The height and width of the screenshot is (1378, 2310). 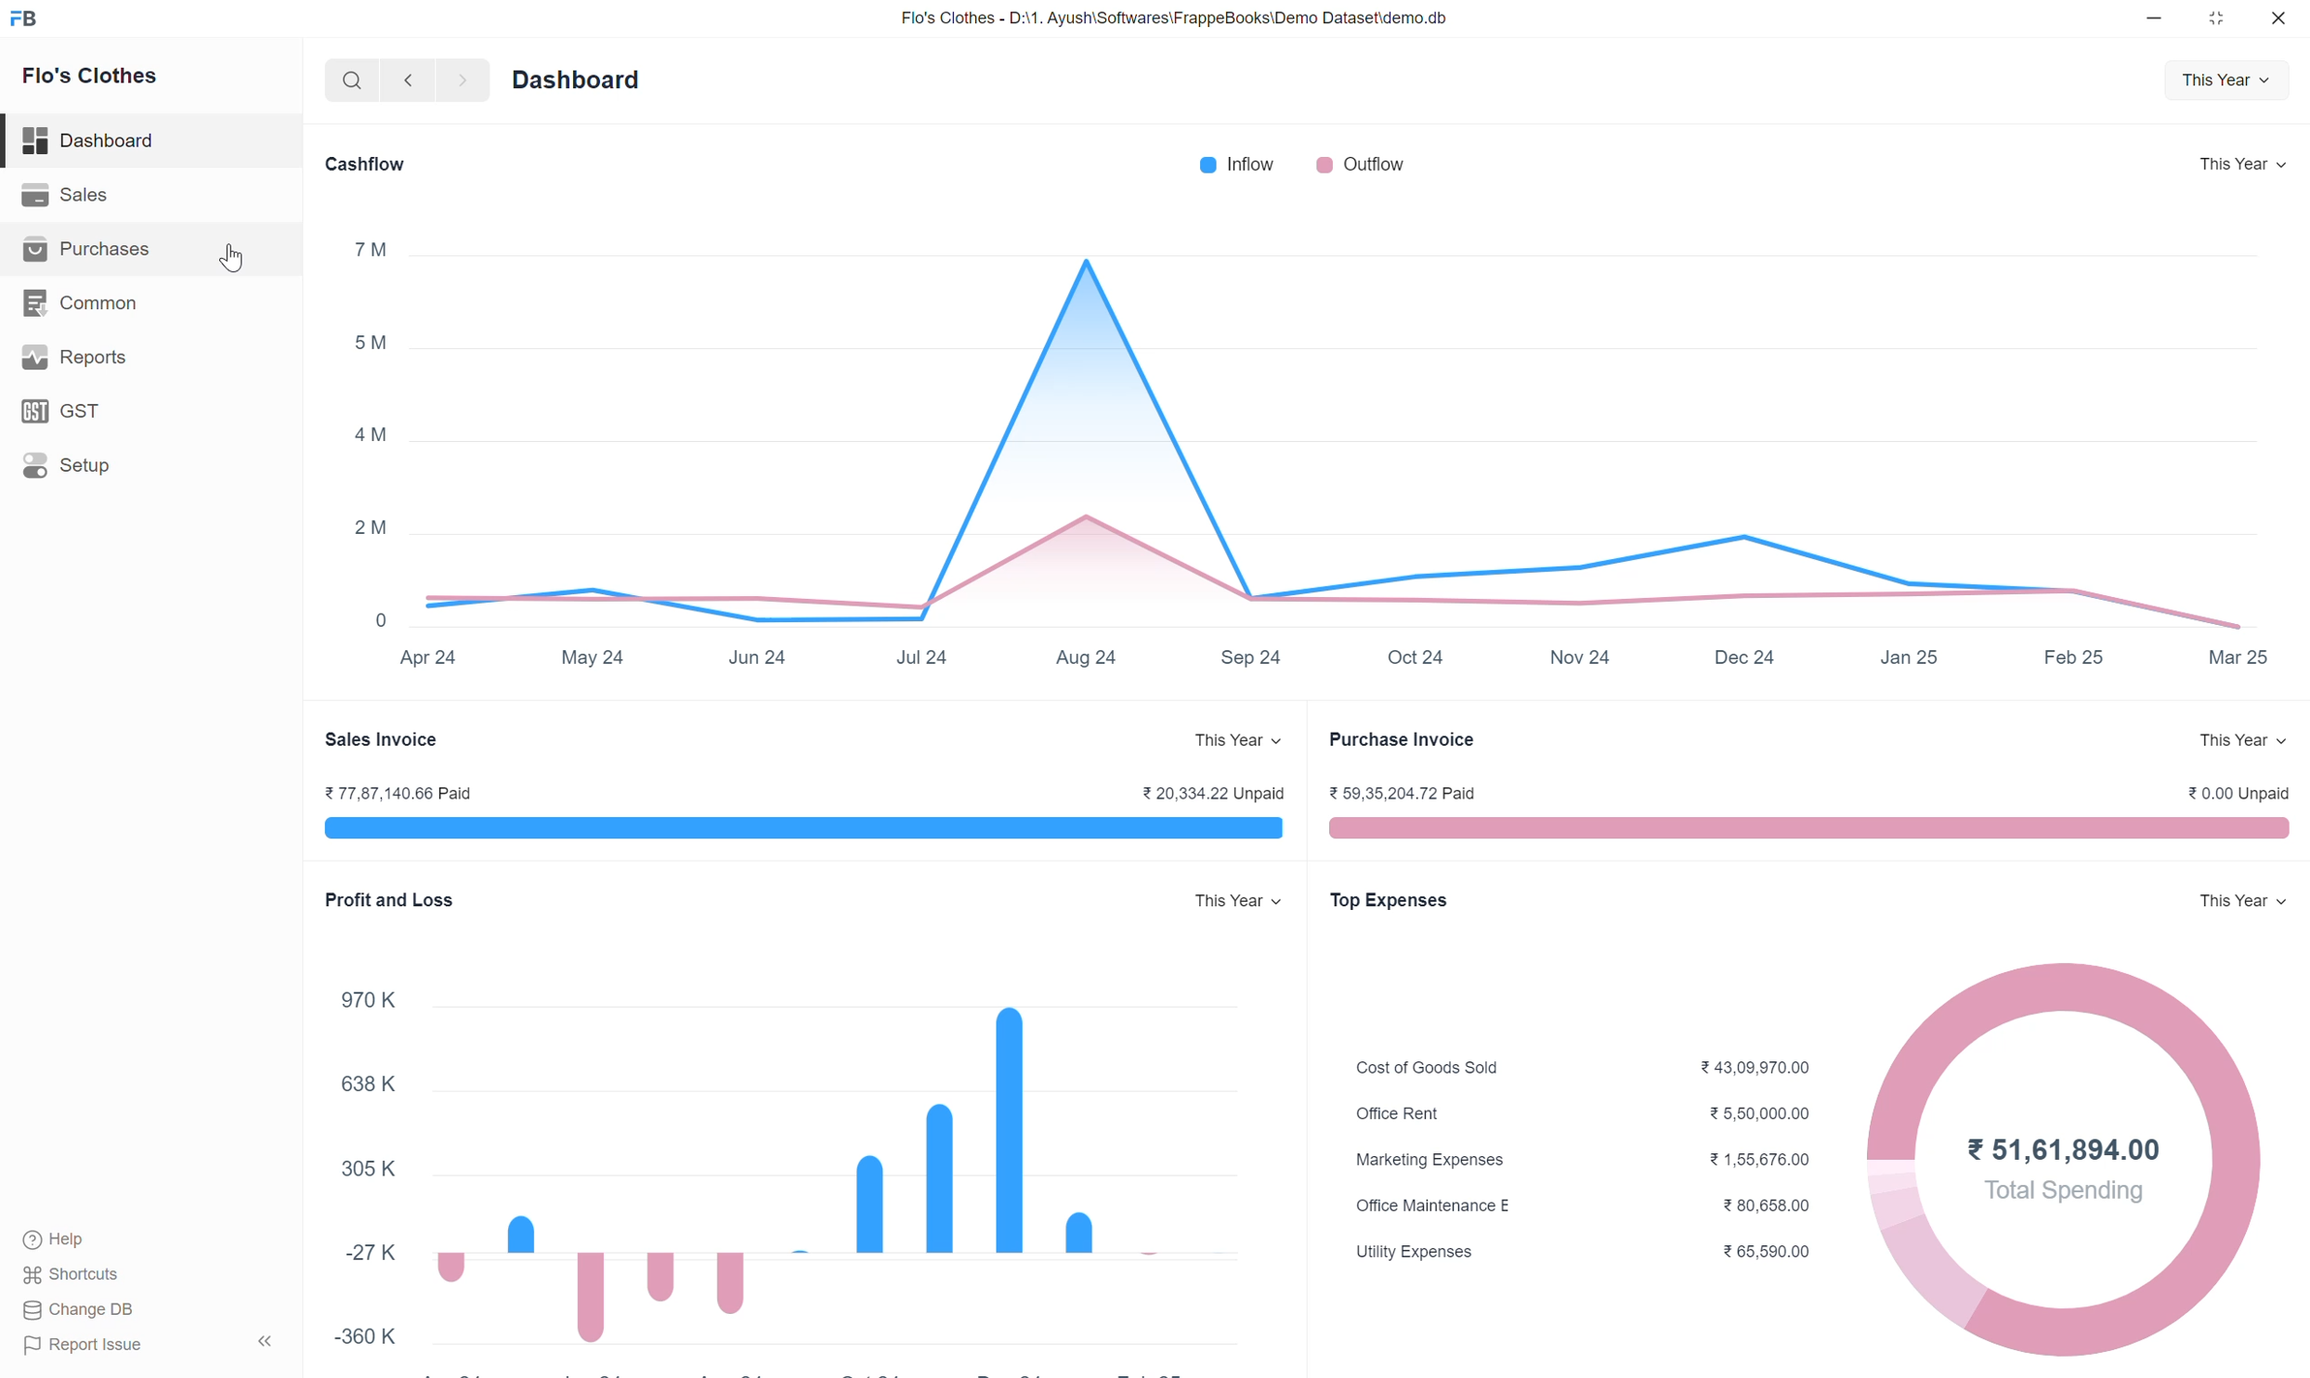 I want to click on go to previous section , so click(x=411, y=80).